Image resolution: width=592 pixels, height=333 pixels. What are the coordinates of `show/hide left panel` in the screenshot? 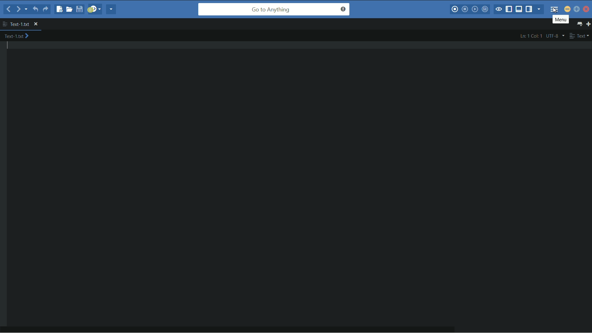 It's located at (508, 10).